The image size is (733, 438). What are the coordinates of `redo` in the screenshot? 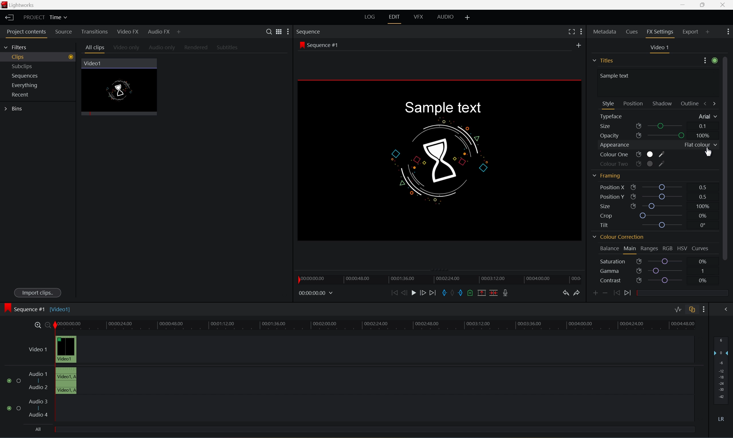 It's located at (578, 293).